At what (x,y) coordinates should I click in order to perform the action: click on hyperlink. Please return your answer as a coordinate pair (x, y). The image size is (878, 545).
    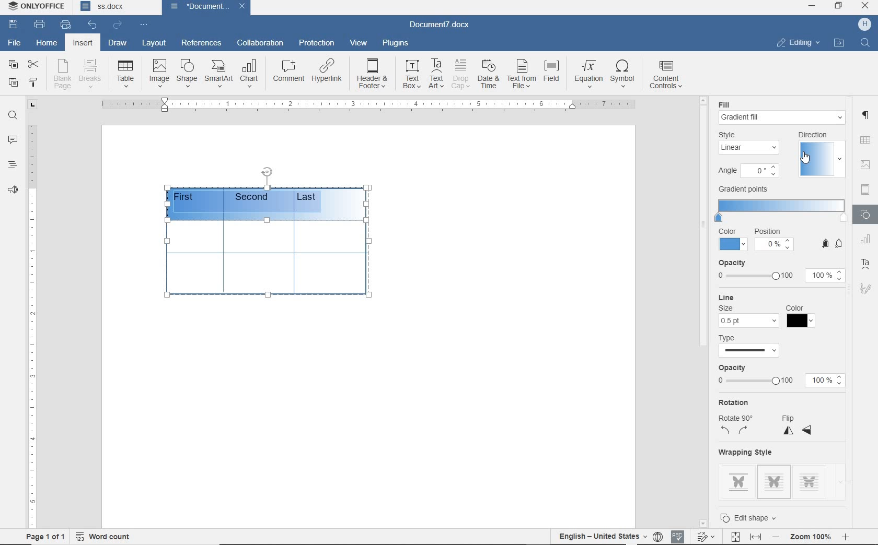
    Looking at the image, I should click on (328, 73).